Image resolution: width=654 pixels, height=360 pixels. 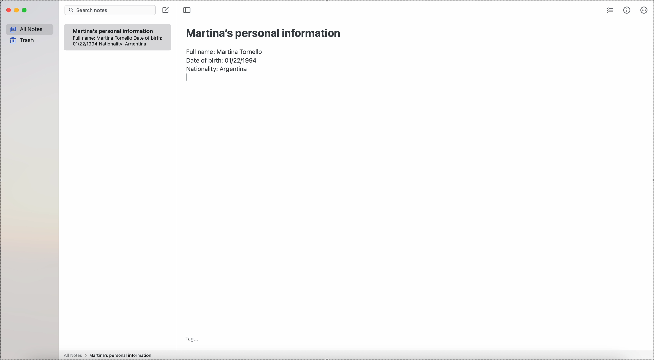 What do you see at coordinates (21, 40) in the screenshot?
I see `trash` at bounding box center [21, 40].